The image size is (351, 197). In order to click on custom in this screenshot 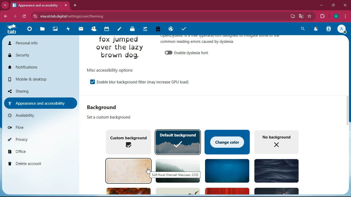, I will do `click(127, 142)`.